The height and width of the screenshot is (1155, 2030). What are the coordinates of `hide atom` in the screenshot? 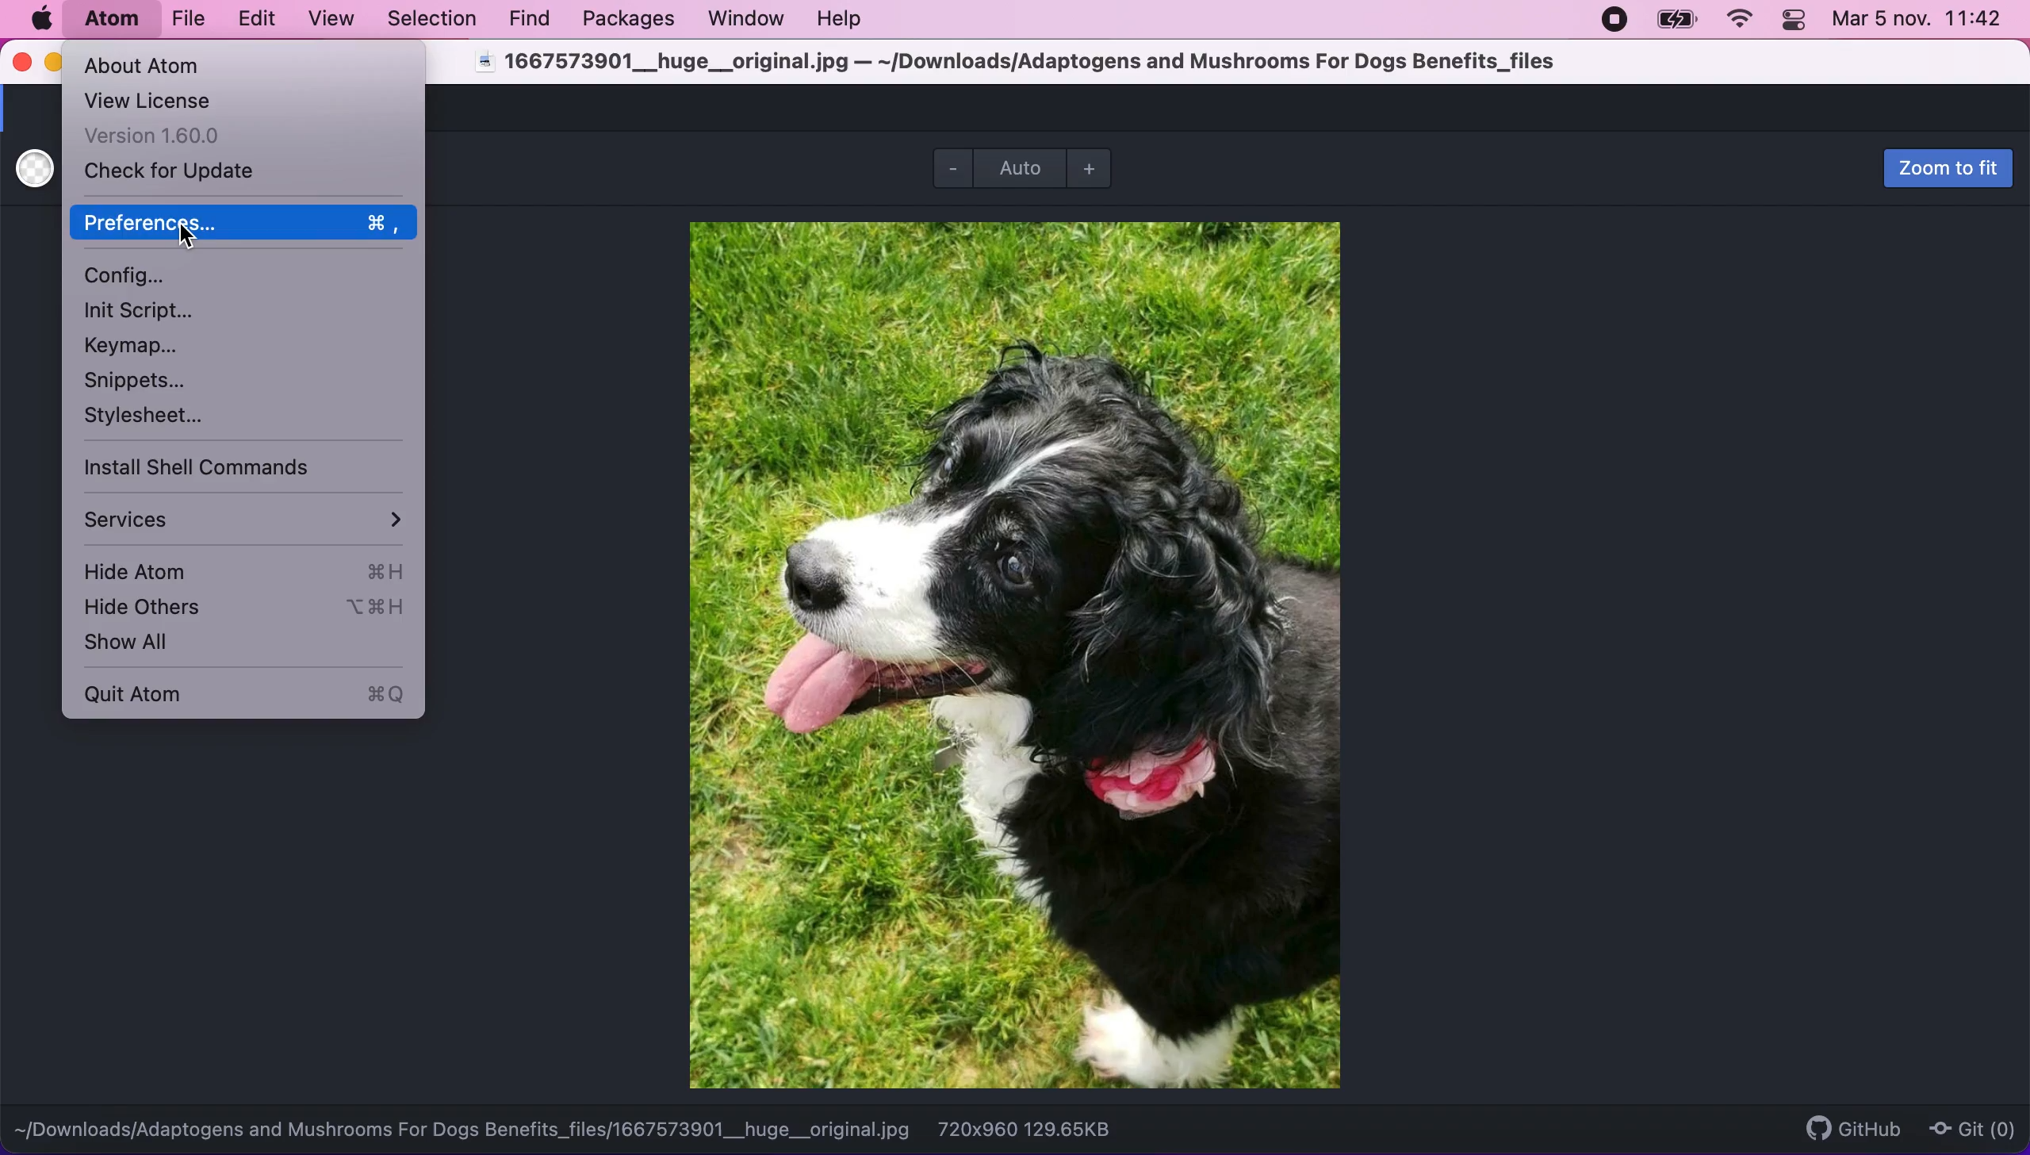 It's located at (243, 571).